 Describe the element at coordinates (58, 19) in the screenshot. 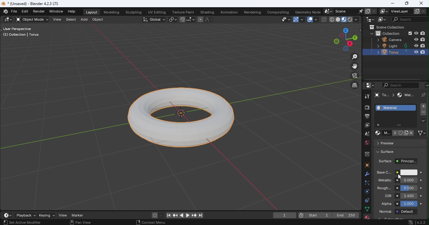

I see `View` at that location.